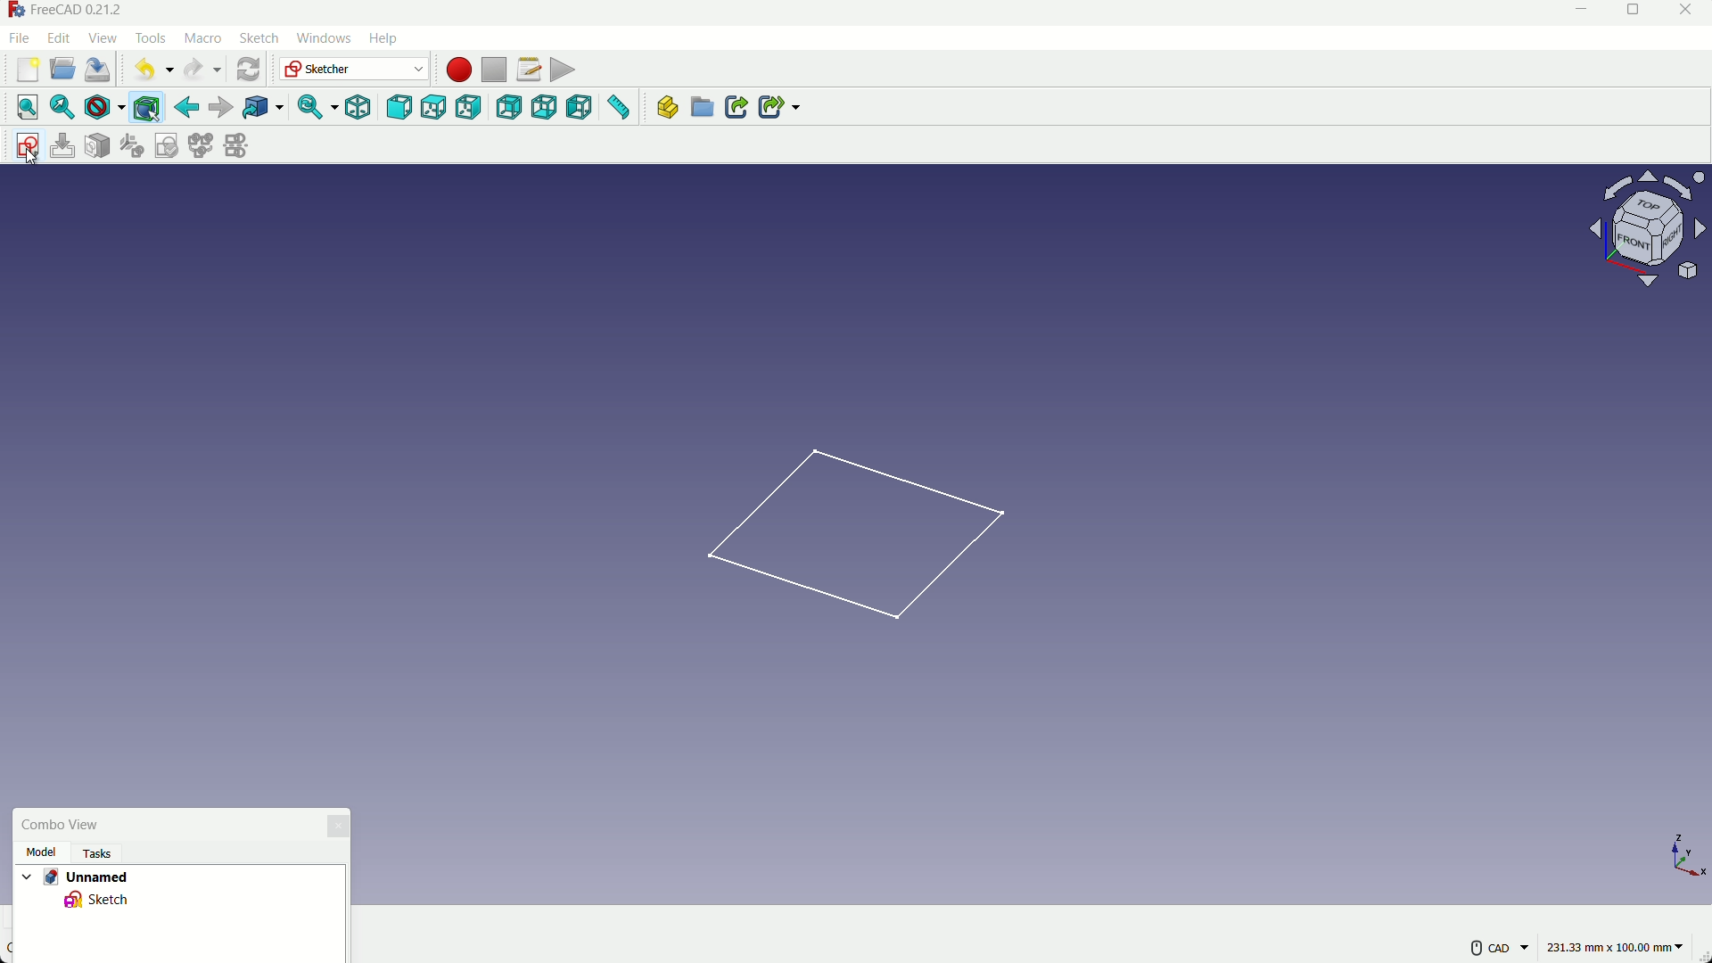 The height and width of the screenshot is (963, 1712). What do you see at coordinates (103, 901) in the screenshot?
I see `sketch` at bounding box center [103, 901].